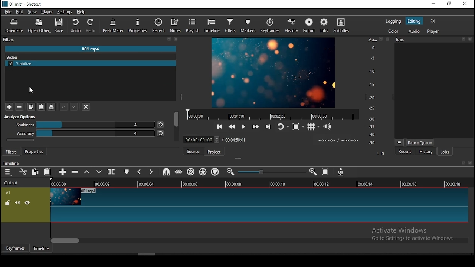 Image resolution: width=475 pixels, height=267 pixels. What do you see at coordinates (328, 126) in the screenshot?
I see `show volume control` at bounding box center [328, 126].